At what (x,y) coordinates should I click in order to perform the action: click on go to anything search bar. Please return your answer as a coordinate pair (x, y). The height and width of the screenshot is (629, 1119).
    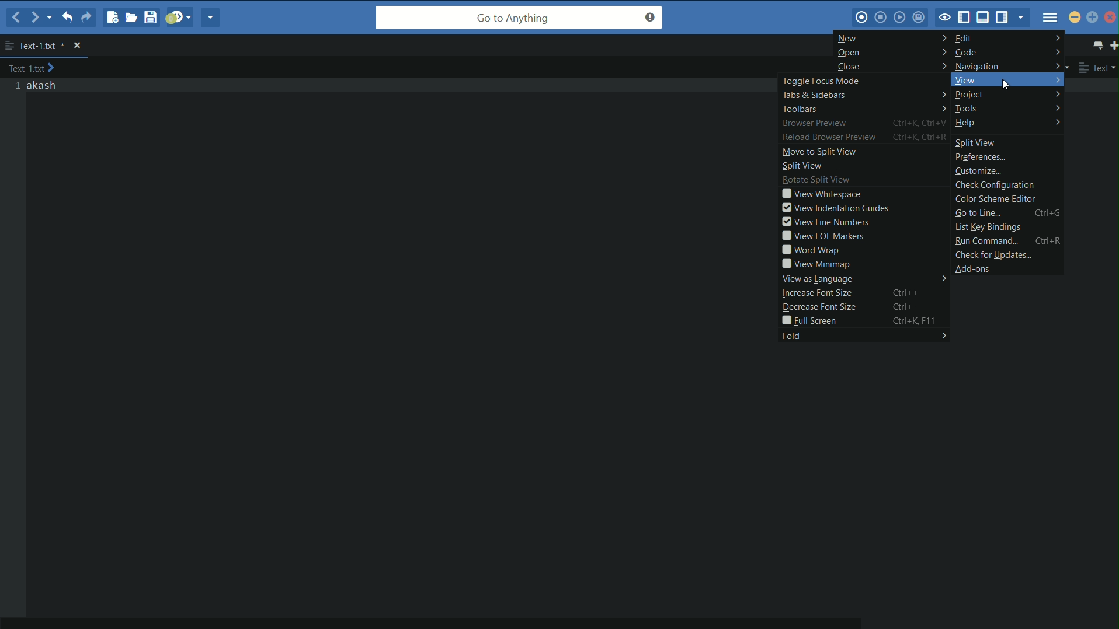
    Looking at the image, I should click on (519, 18).